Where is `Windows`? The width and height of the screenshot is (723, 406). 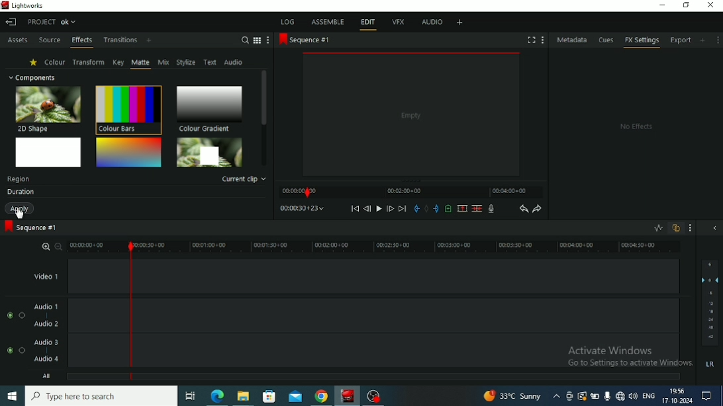 Windows is located at coordinates (12, 397).